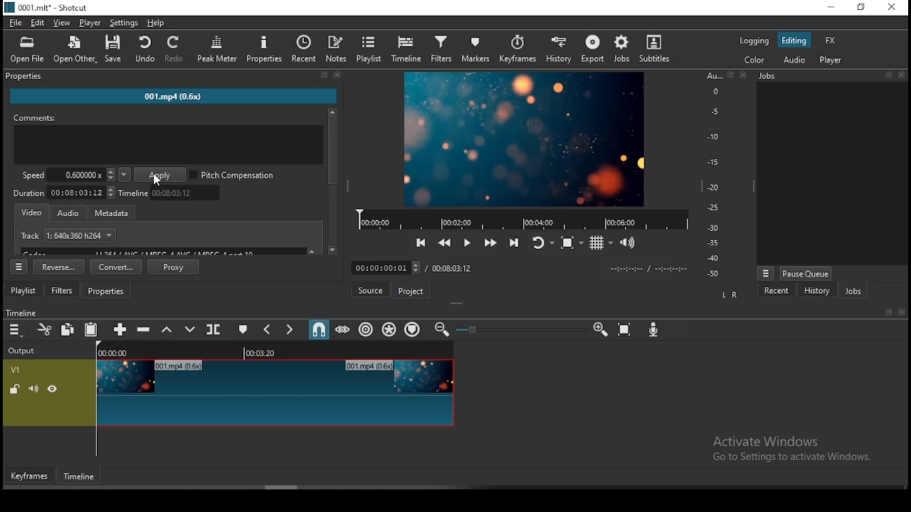 The height and width of the screenshot is (512, 911). What do you see at coordinates (902, 311) in the screenshot?
I see `close` at bounding box center [902, 311].